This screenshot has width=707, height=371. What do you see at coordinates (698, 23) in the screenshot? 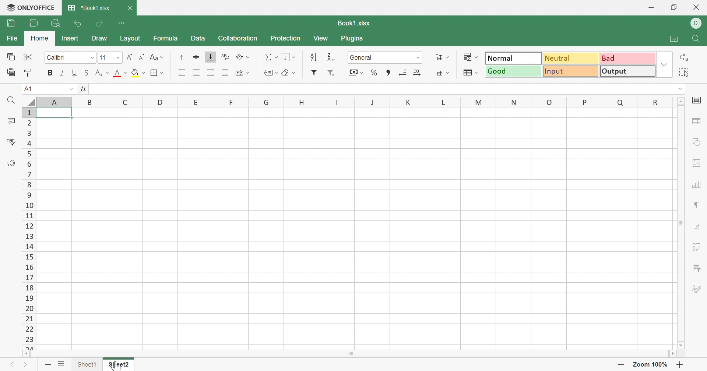
I see `D` at bounding box center [698, 23].